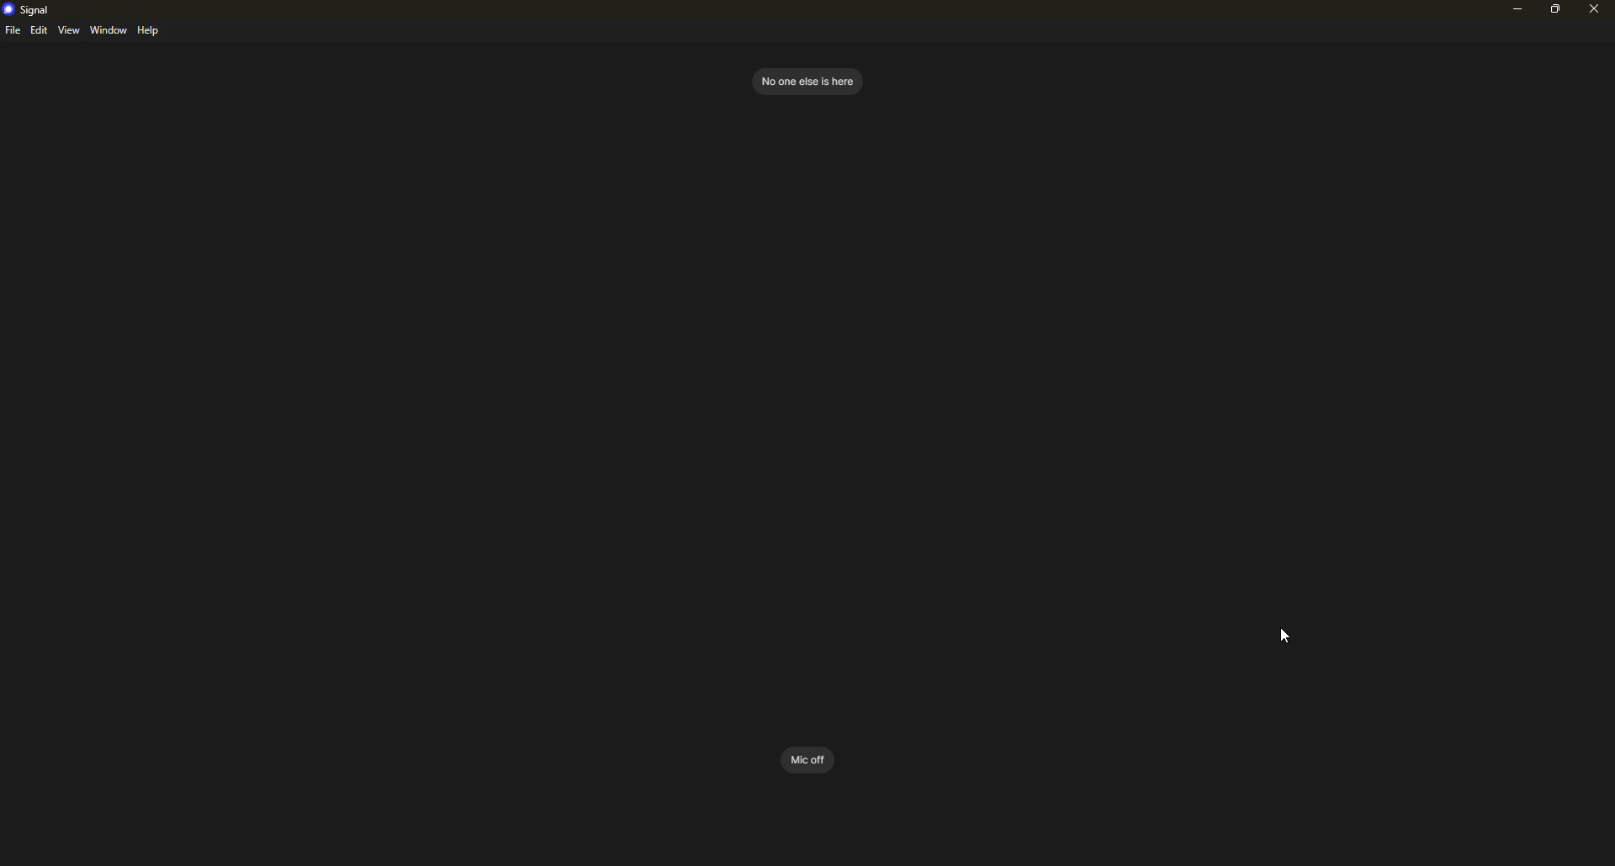  What do you see at coordinates (151, 31) in the screenshot?
I see `help` at bounding box center [151, 31].